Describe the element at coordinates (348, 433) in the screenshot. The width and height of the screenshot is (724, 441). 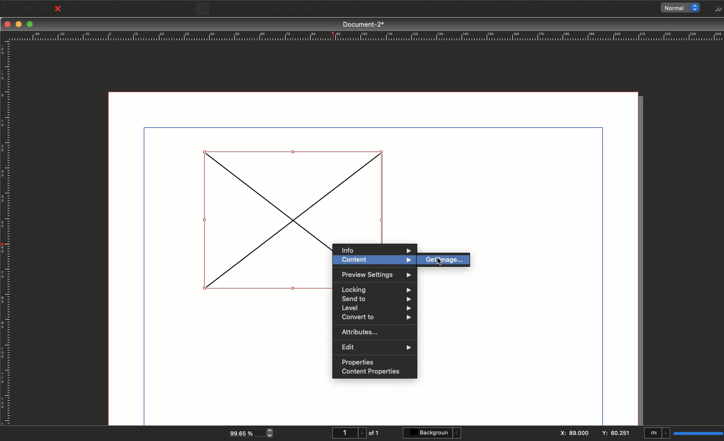
I see `1` at that location.